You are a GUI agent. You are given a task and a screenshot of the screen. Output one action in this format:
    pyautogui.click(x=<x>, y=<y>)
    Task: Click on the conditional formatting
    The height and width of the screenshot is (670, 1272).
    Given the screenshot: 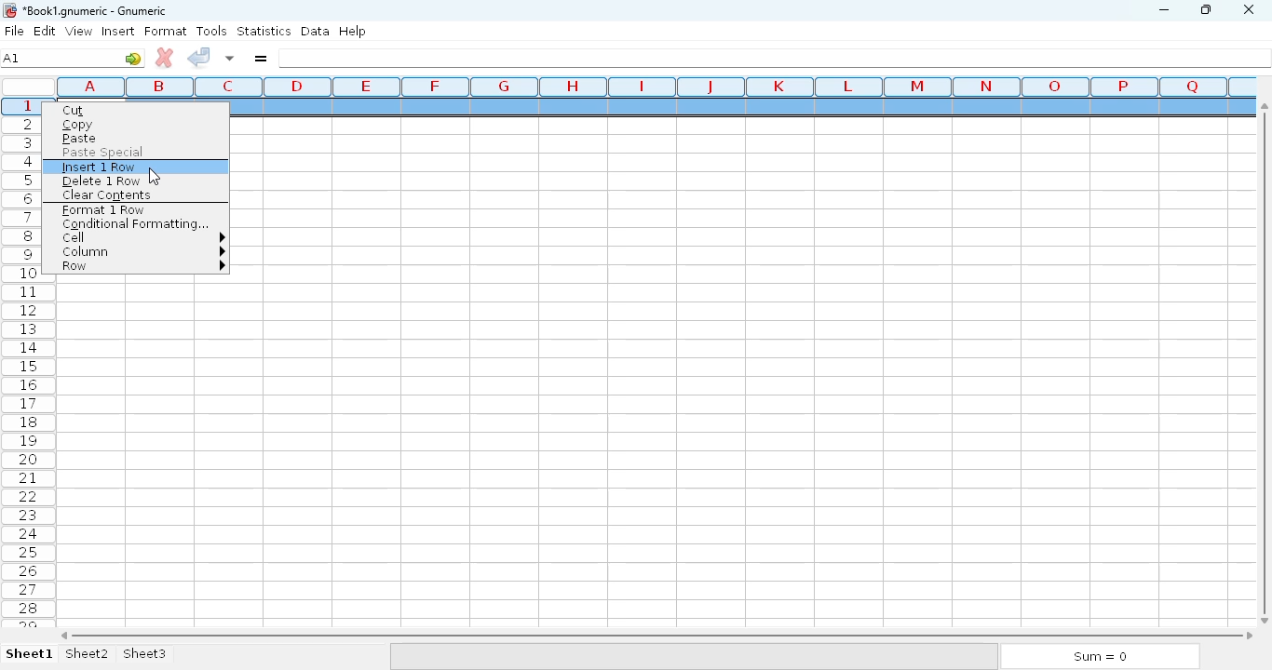 What is the action you would take?
    pyautogui.click(x=133, y=224)
    